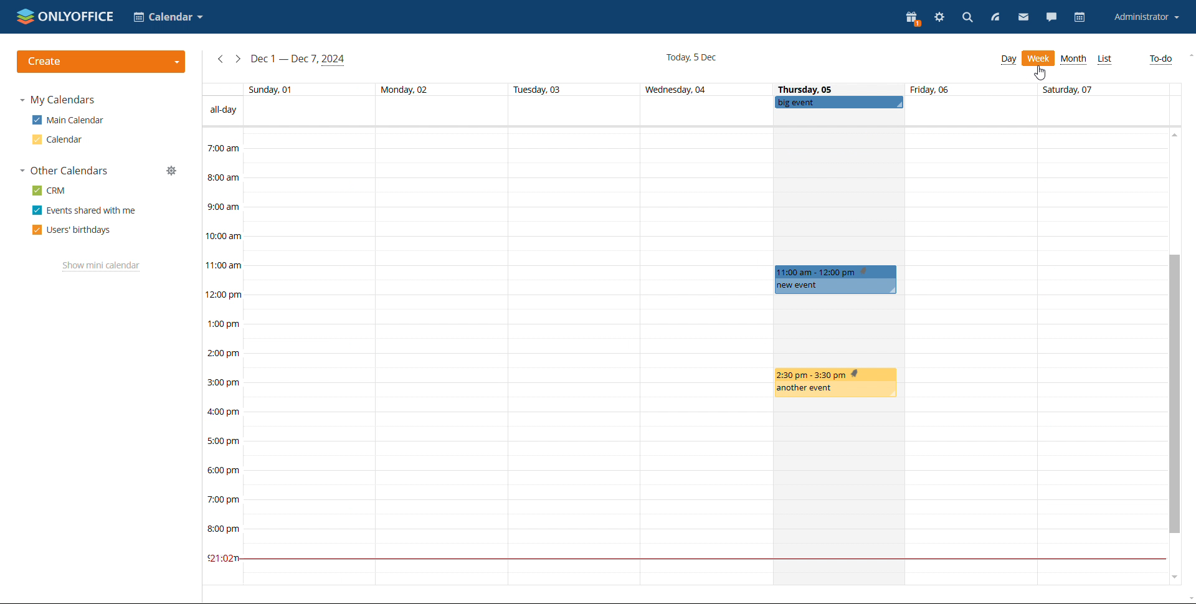 This screenshot has height=604, width=1196. Describe the element at coordinates (173, 171) in the screenshot. I see `manage` at that location.